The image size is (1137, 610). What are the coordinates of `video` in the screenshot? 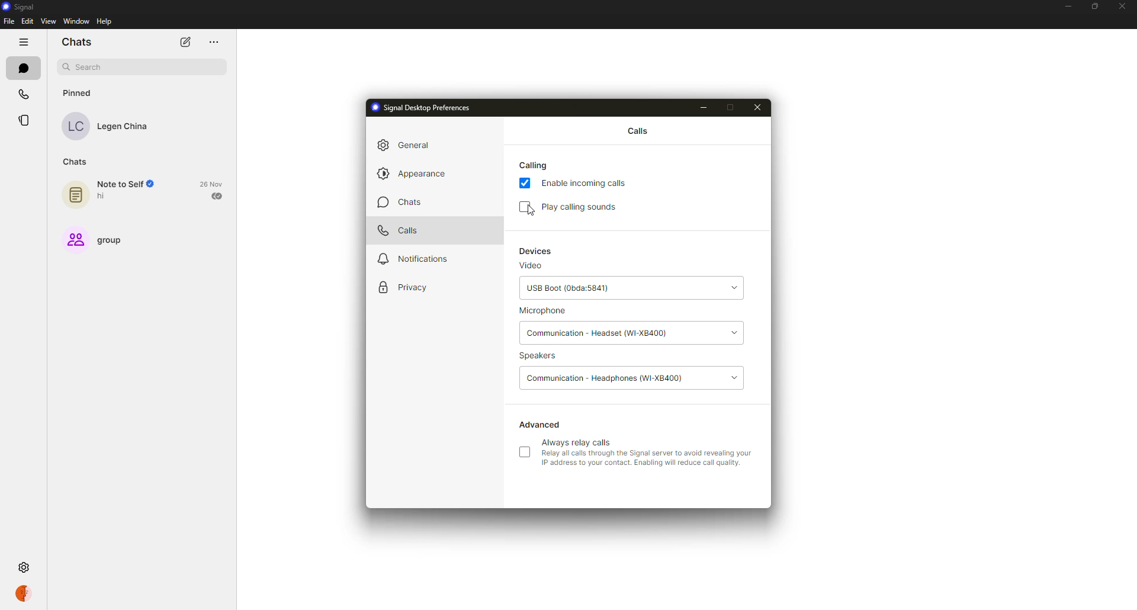 It's located at (532, 265).